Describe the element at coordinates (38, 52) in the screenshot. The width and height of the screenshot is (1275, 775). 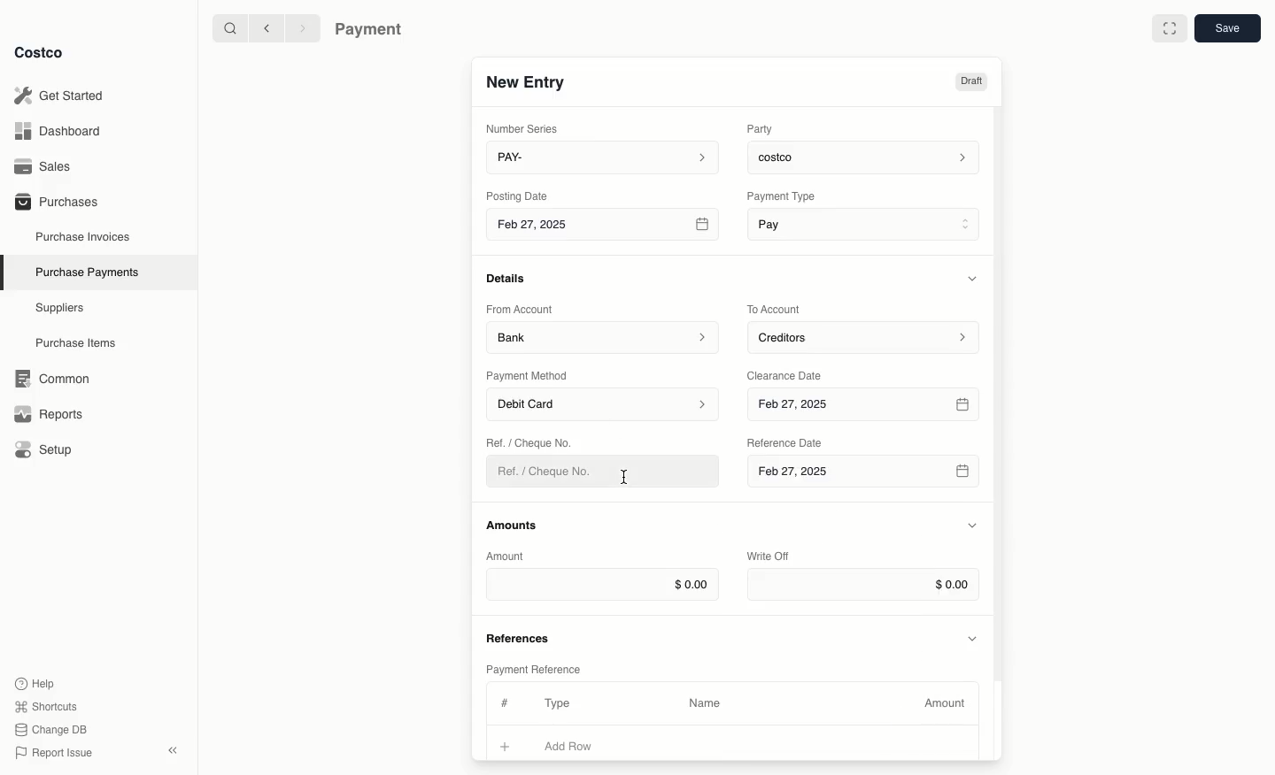
I see `Costco` at that location.